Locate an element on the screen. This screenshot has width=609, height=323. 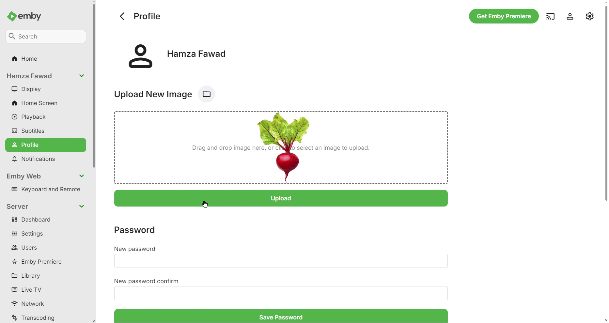
Network is located at coordinates (31, 304).